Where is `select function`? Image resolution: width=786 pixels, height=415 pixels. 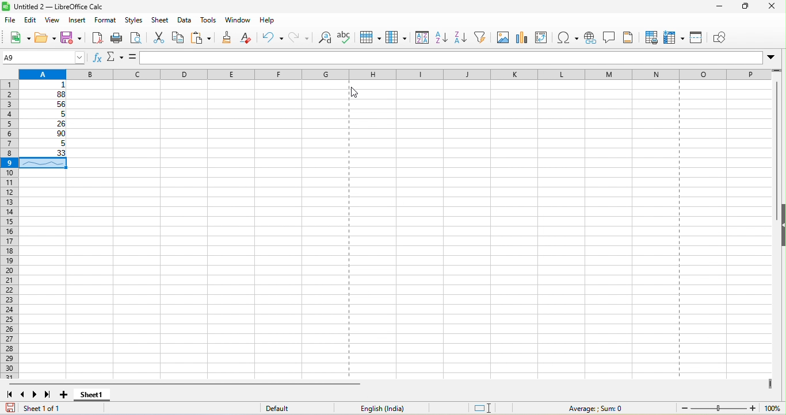 select function is located at coordinates (116, 57).